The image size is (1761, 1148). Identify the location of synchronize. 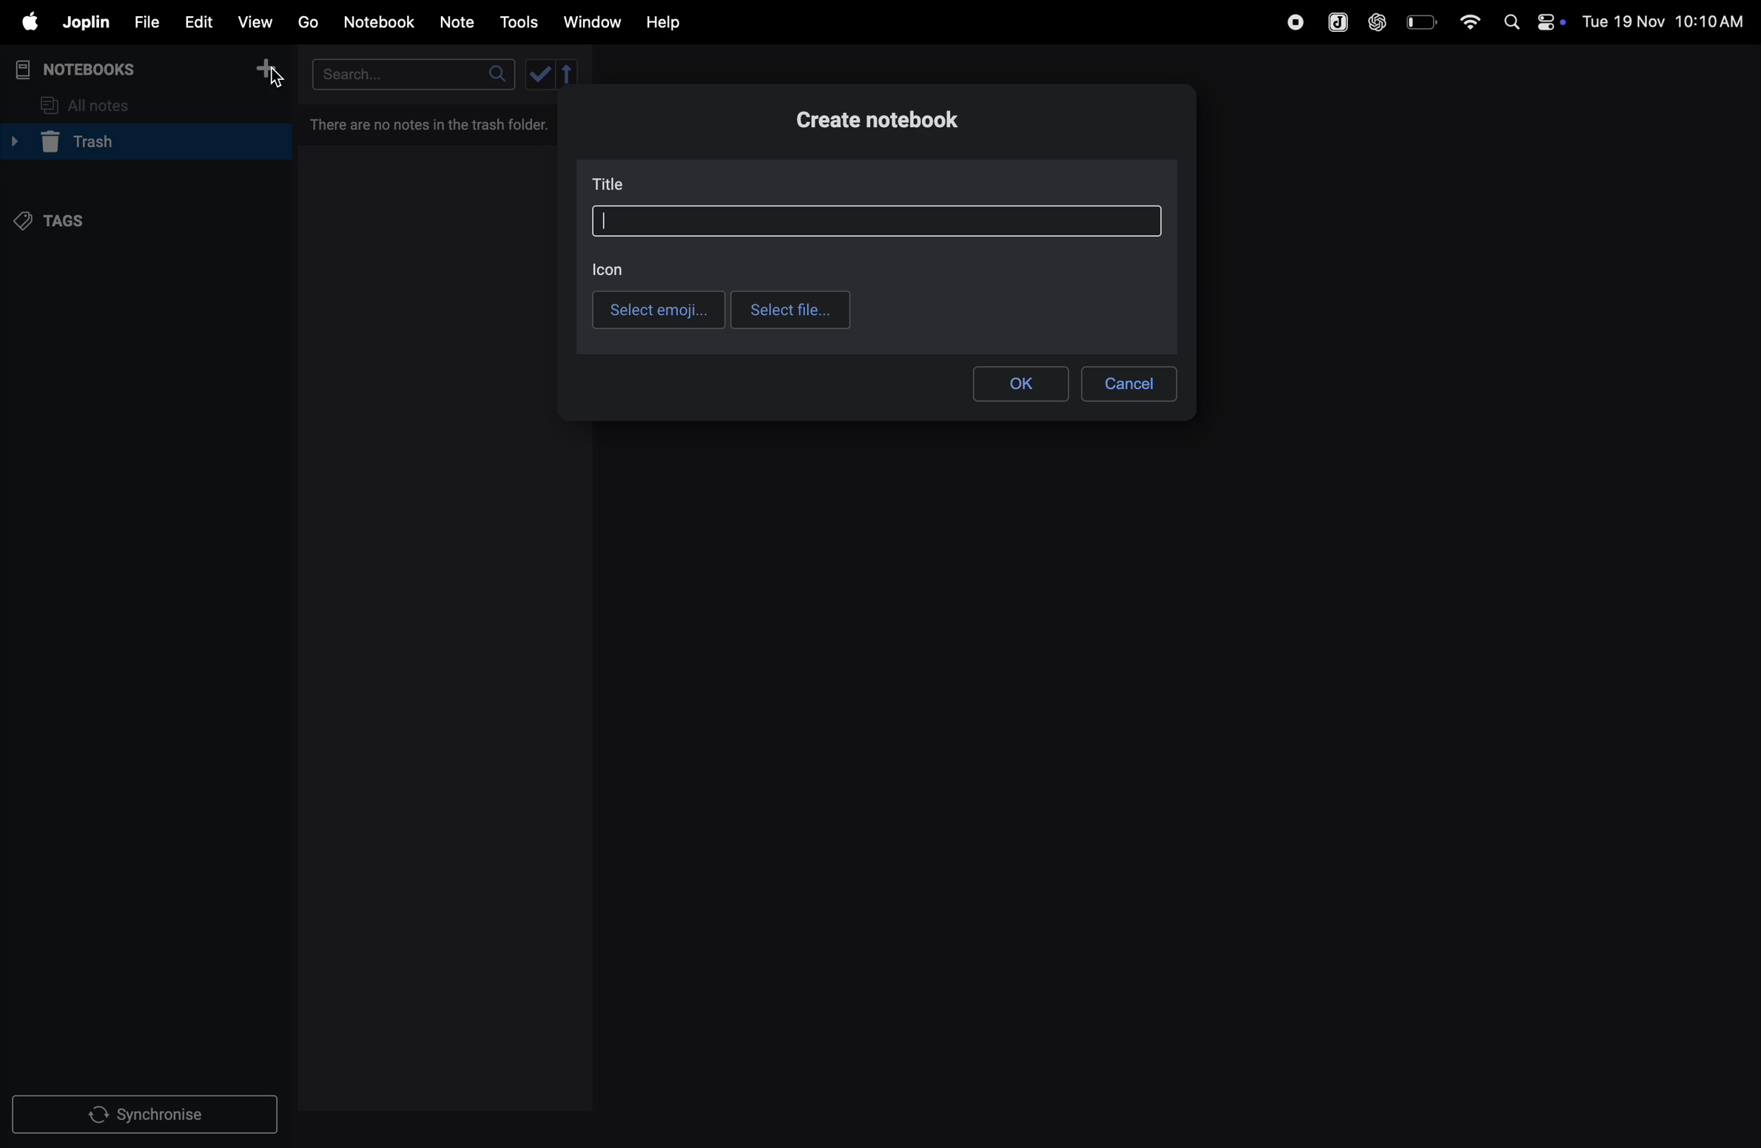
(148, 1113).